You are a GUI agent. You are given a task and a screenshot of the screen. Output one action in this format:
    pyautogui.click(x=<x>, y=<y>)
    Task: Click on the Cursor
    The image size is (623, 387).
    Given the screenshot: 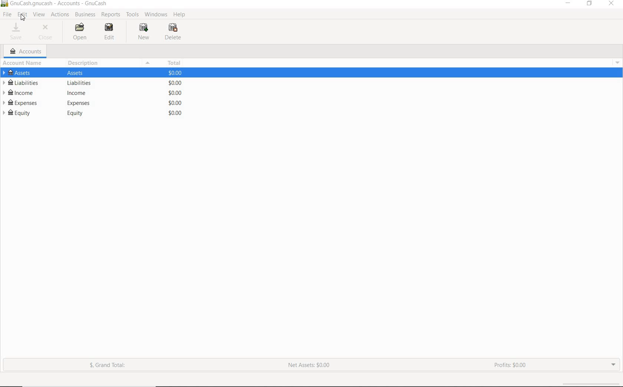 What is the action you would take?
    pyautogui.click(x=22, y=18)
    